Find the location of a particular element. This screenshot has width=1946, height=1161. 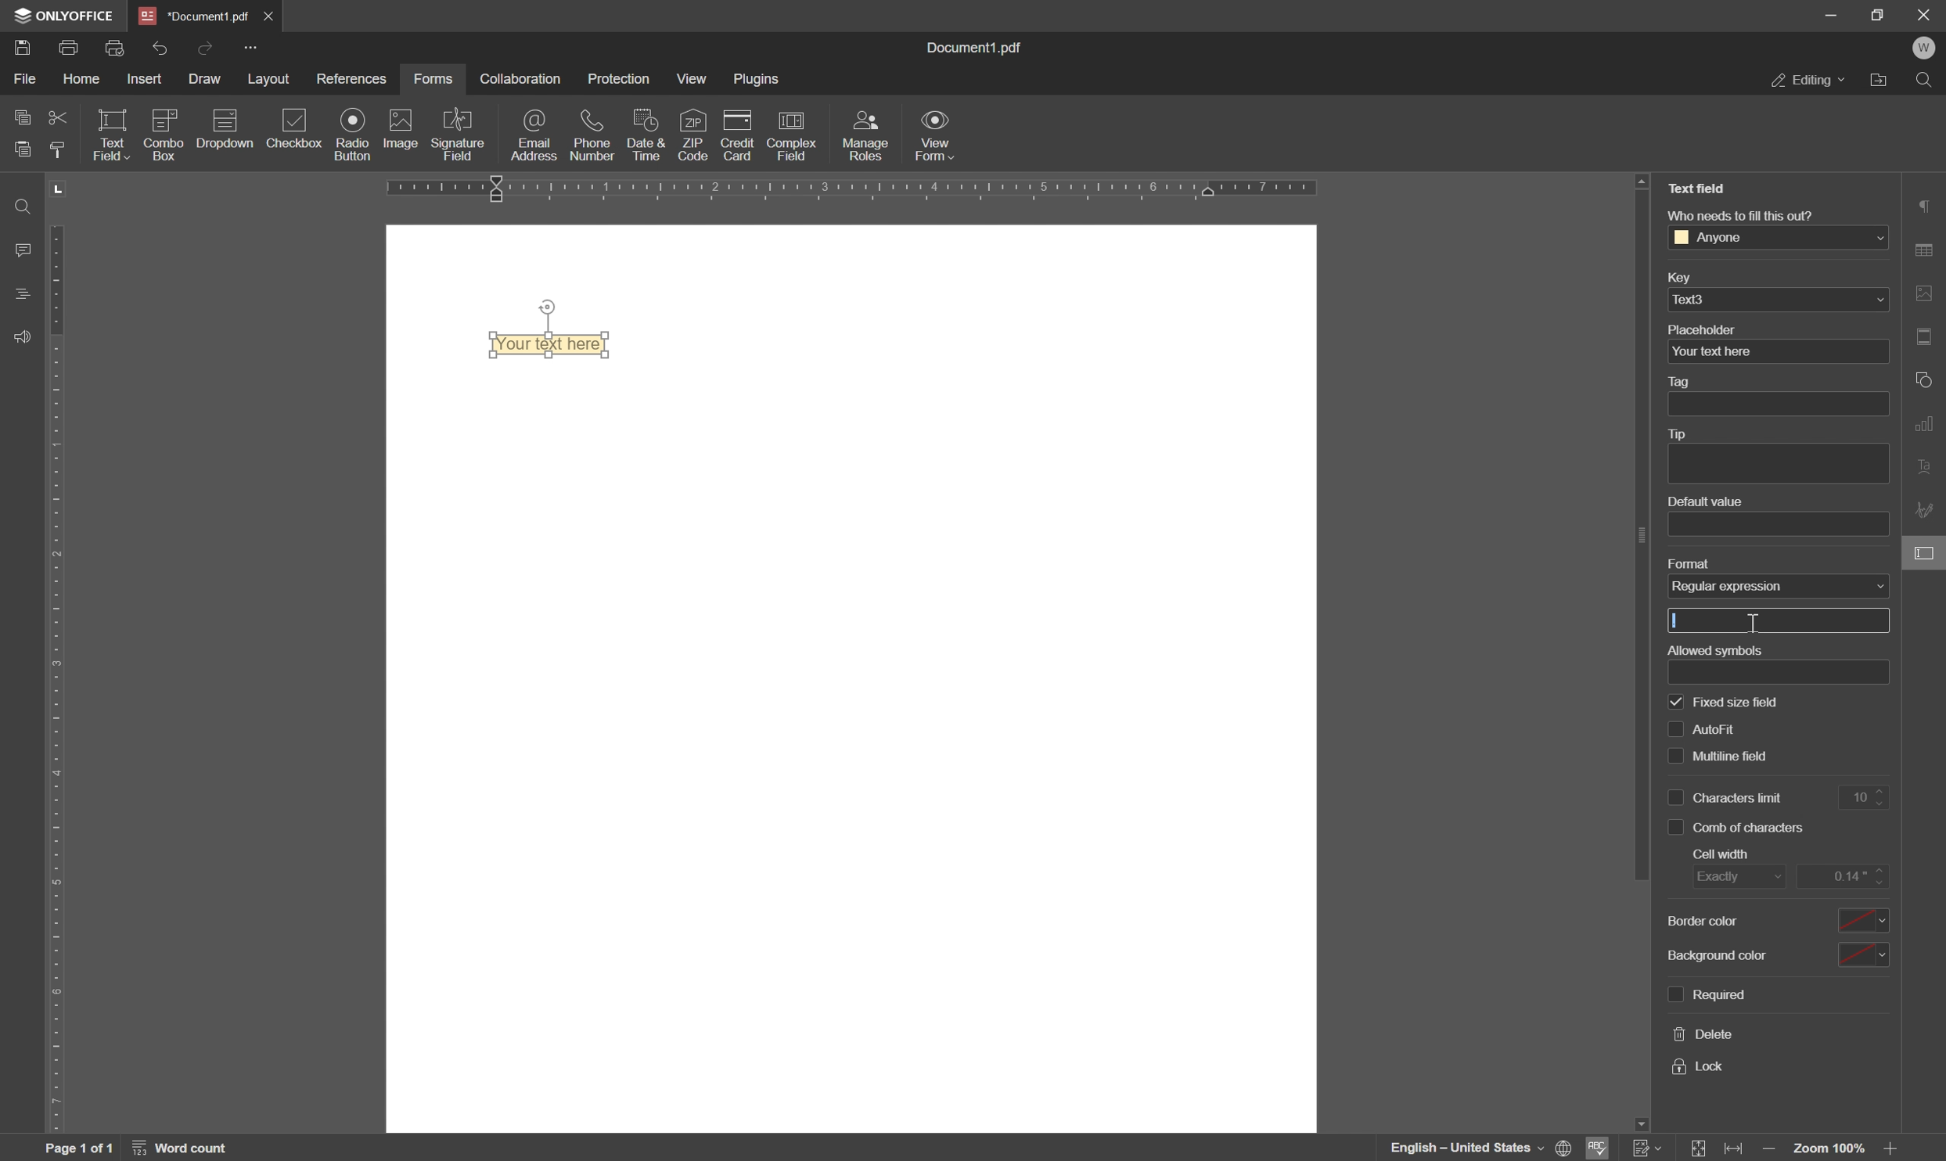

quick print is located at coordinates (121, 48).